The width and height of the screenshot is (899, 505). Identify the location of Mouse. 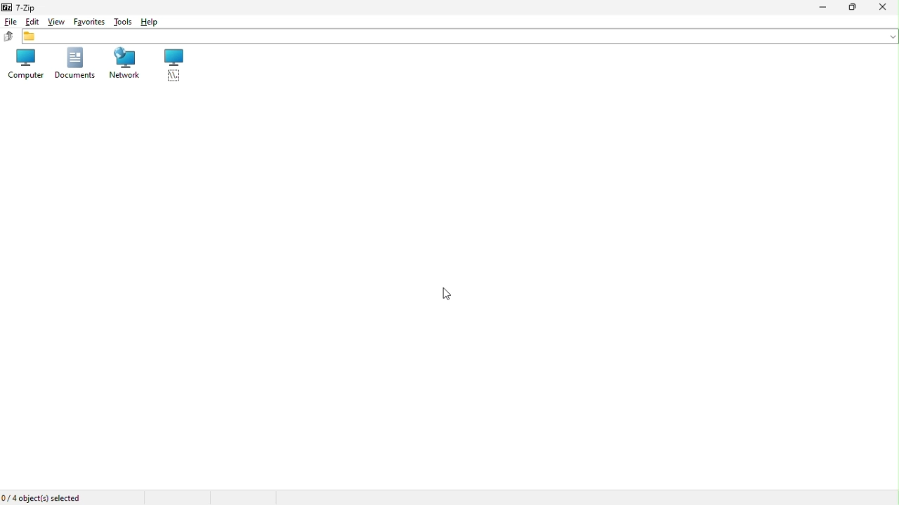
(452, 292).